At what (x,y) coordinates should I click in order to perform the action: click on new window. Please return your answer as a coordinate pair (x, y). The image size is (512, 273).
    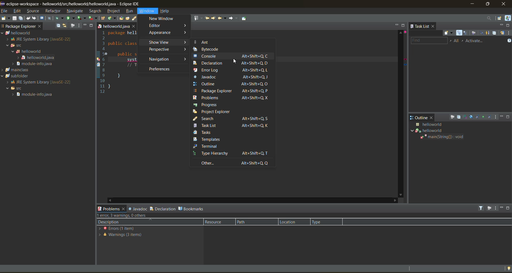
    Looking at the image, I should click on (163, 19).